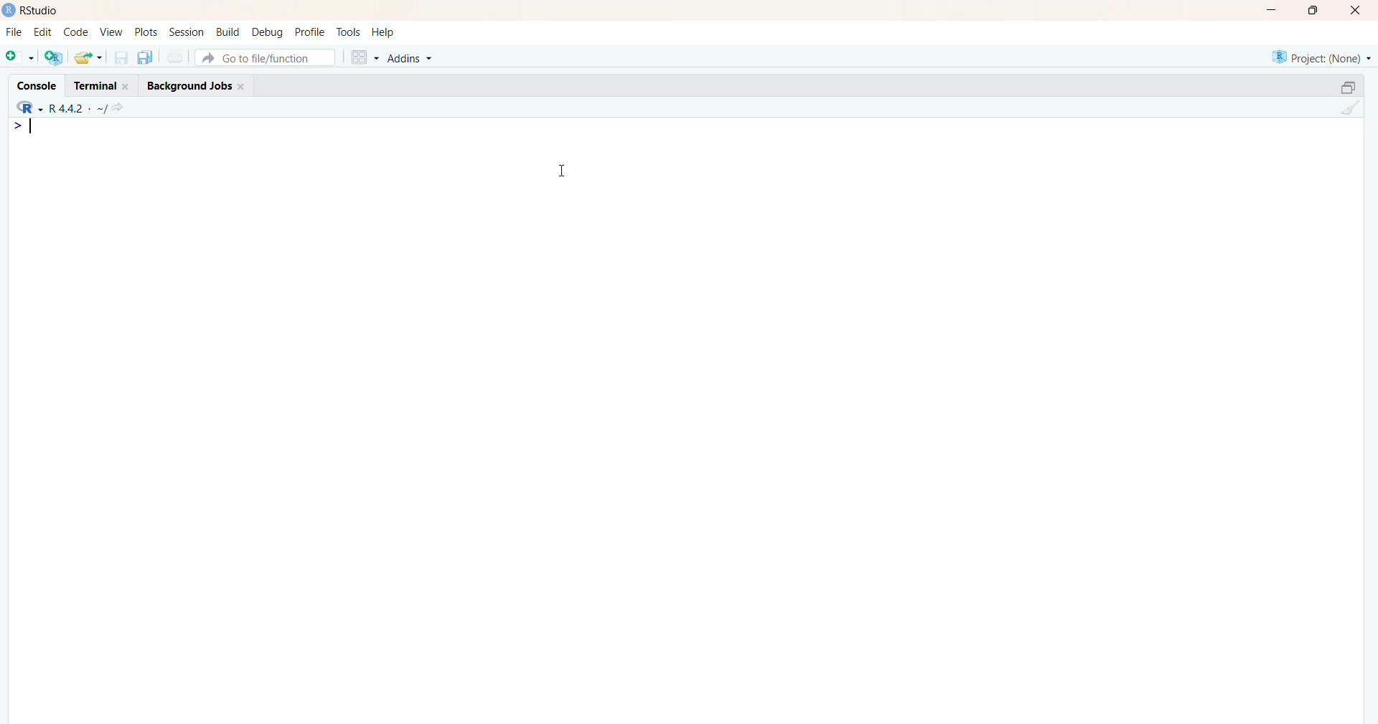 The image size is (1378, 724). Describe the element at coordinates (1268, 10) in the screenshot. I see `minimize` at that location.